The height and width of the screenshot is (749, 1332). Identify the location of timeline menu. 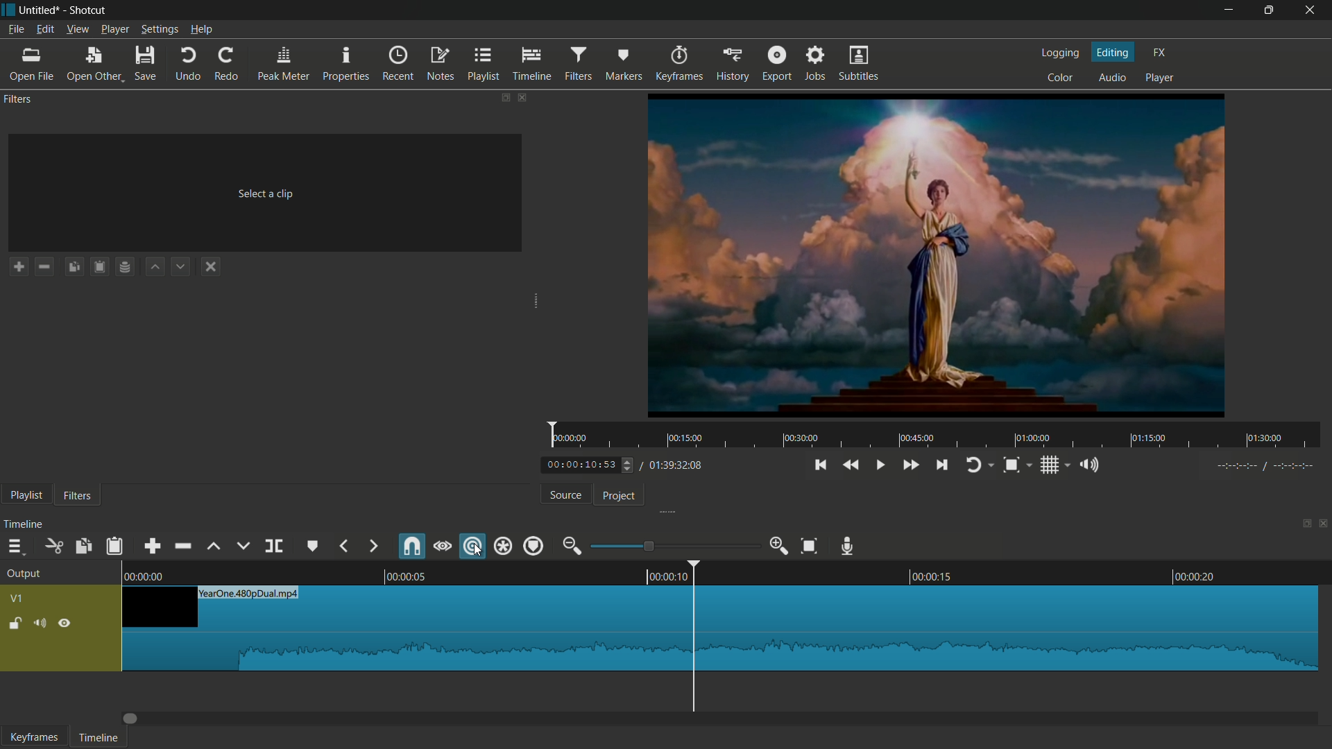
(16, 546).